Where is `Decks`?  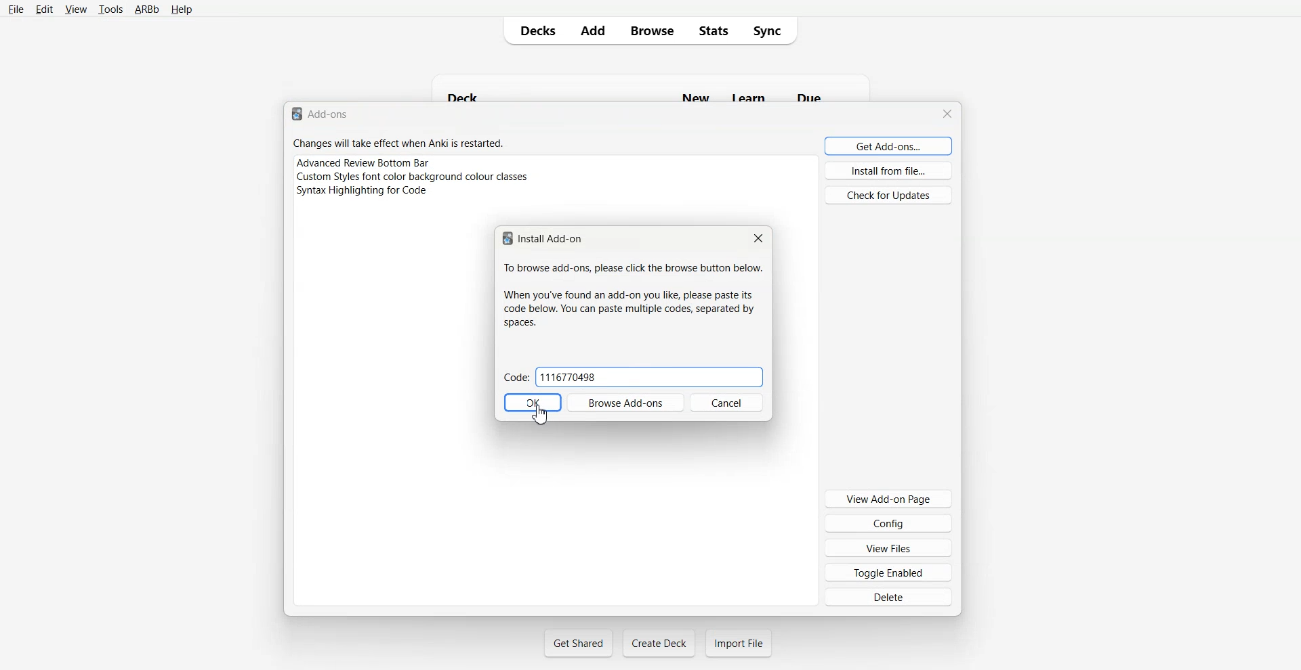 Decks is located at coordinates (533, 30).